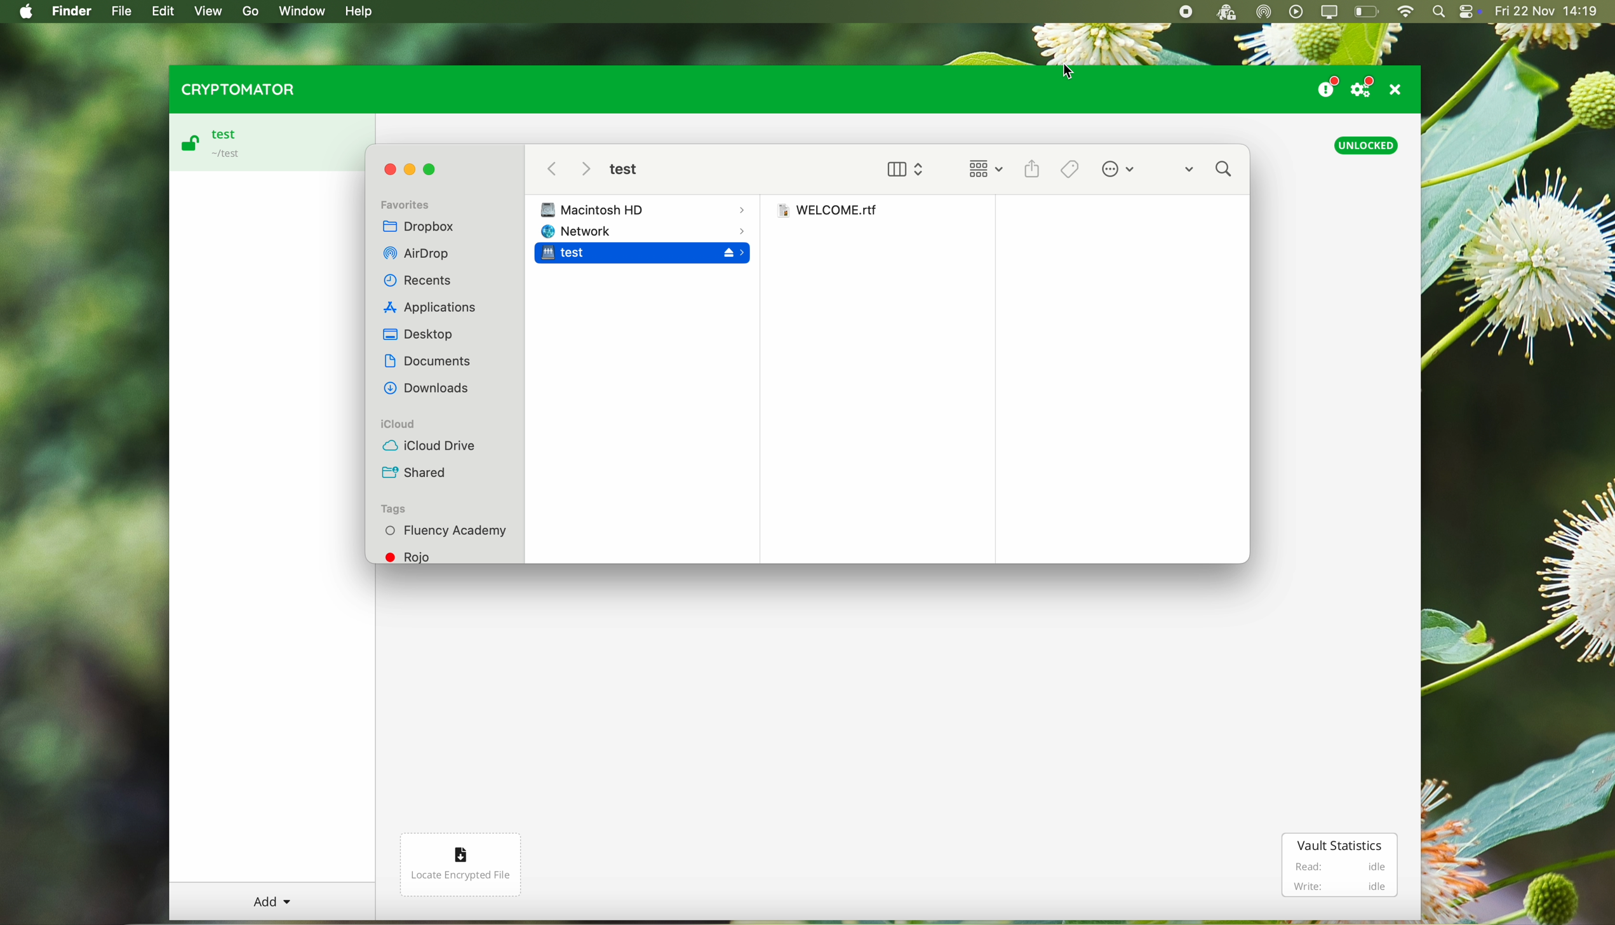  What do you see at coordinates (1367, 13) in the screenshot?
I see `battery` at bounding box center [1367, 13].